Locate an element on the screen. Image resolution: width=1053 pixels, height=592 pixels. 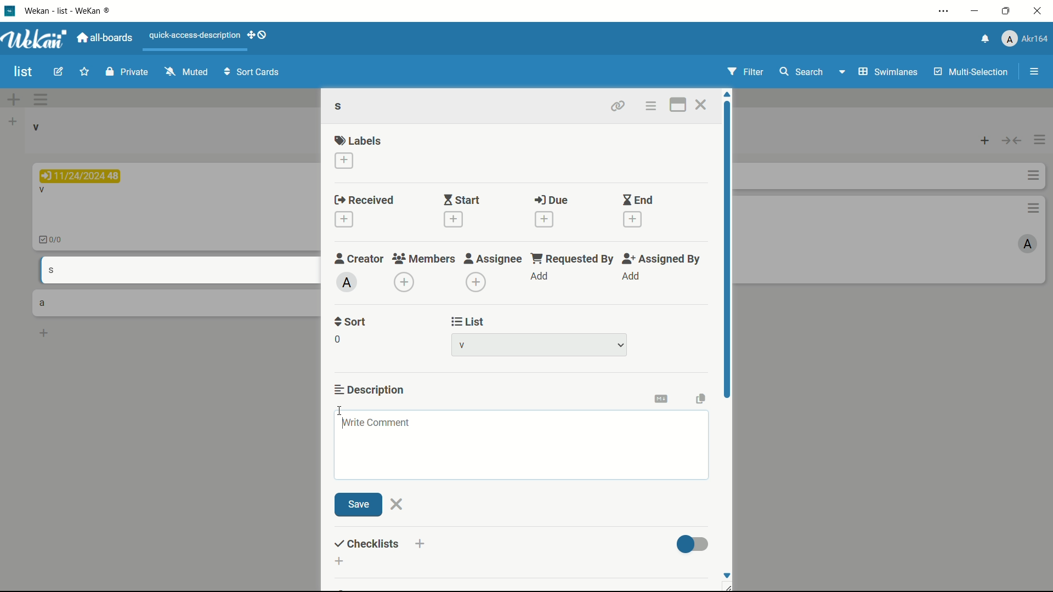
all boards is located at coordinates (104, 38).